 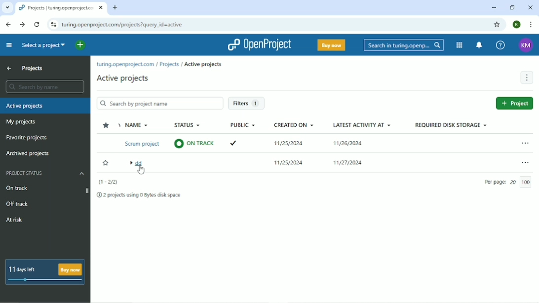 What do you see at coordinates (500, 46) in the screenshot?
I see `Help` at bounding box center [500, 46].